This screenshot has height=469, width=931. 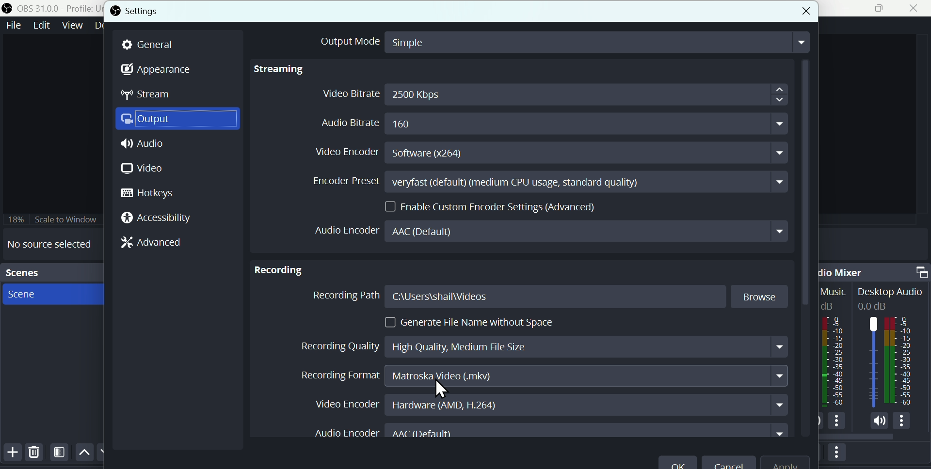 What do you see at coordinates (52, 219) in the screenshot?
I see ` Scale to window` at bounding box center [52, 219].